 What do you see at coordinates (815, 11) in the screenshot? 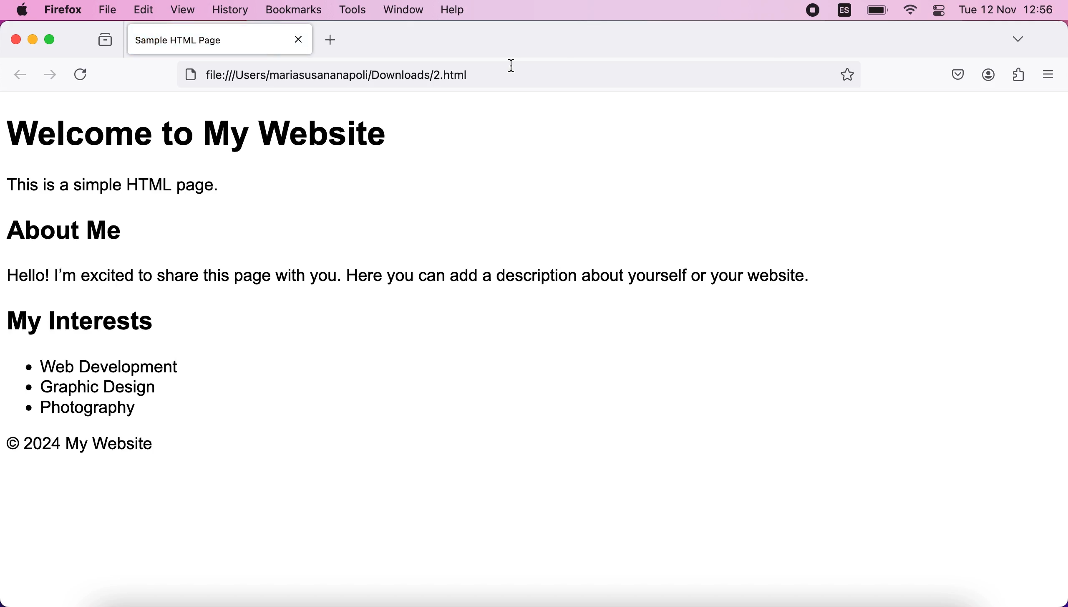
I see `recording stopped` at bounding box center [815, 11].